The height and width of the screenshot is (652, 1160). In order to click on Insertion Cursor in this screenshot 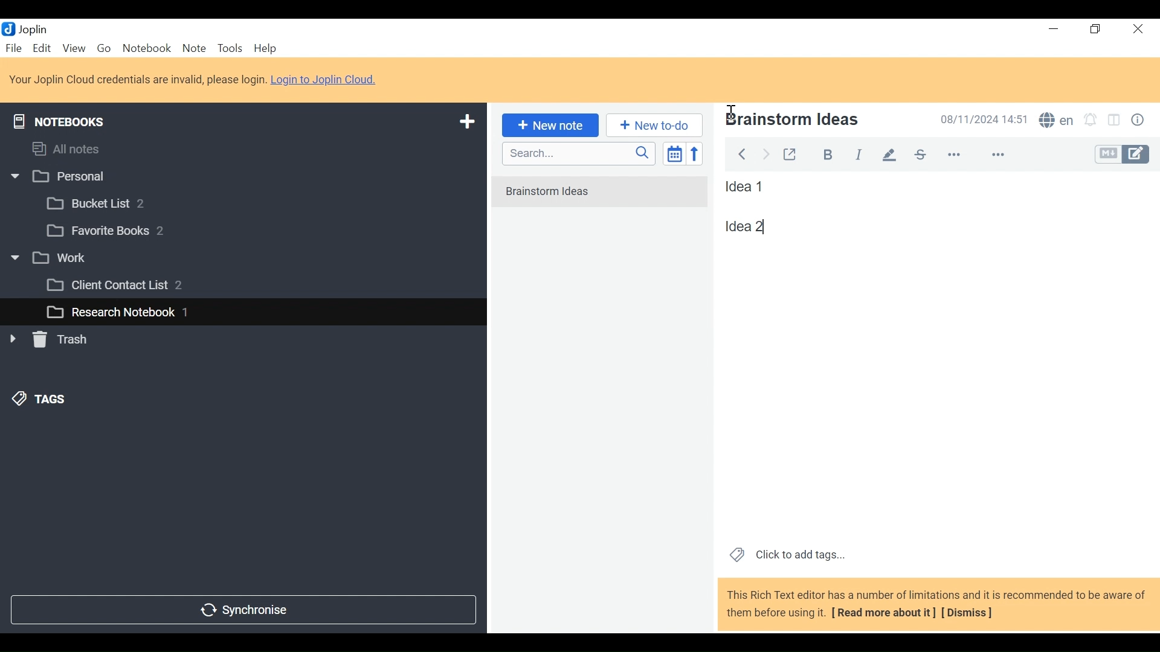, I will do `click(730, 107)`.